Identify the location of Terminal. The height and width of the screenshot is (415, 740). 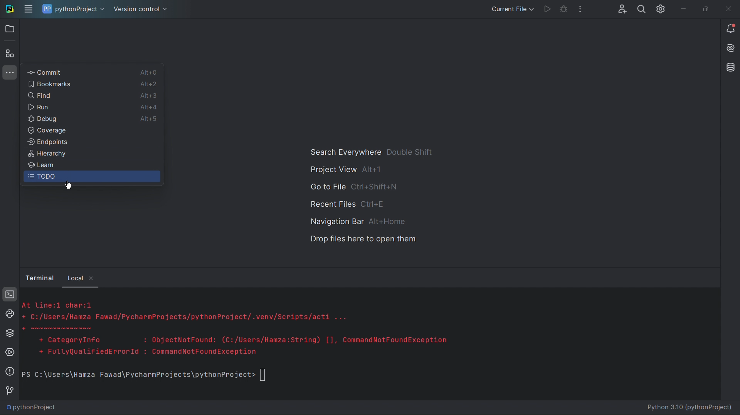
(10, 295).